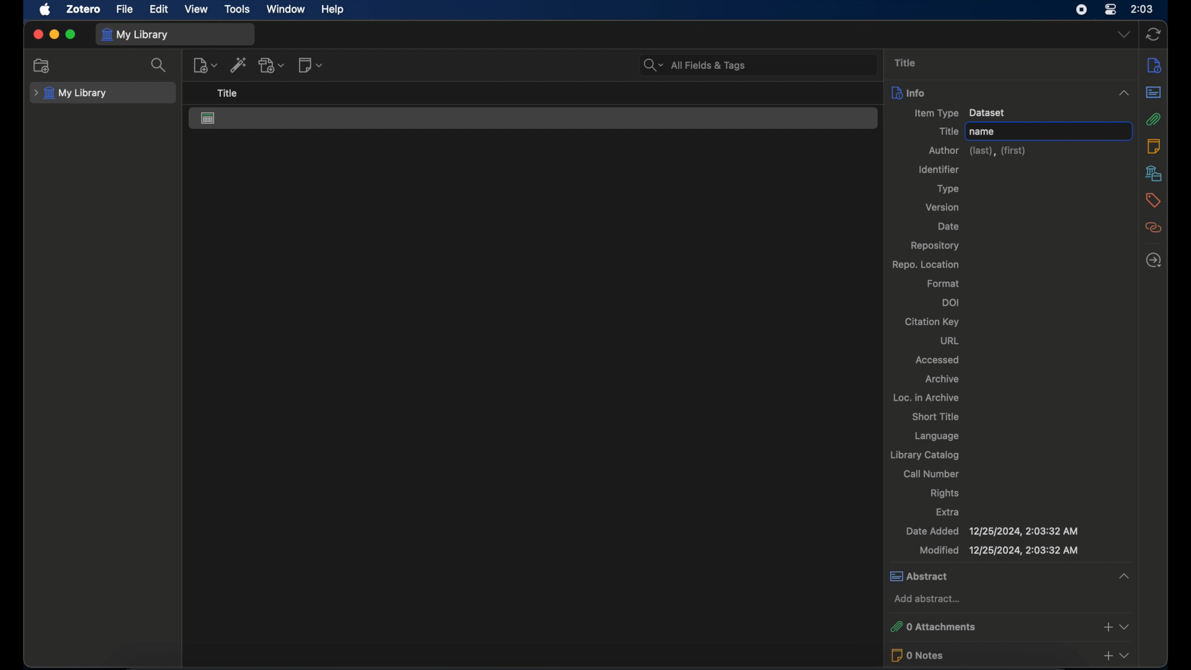  I want to click on author, so click(976, 151).